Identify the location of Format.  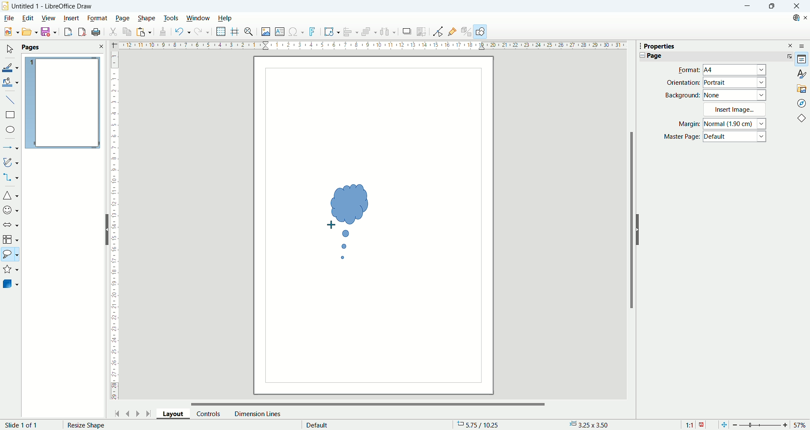
(686, 70).